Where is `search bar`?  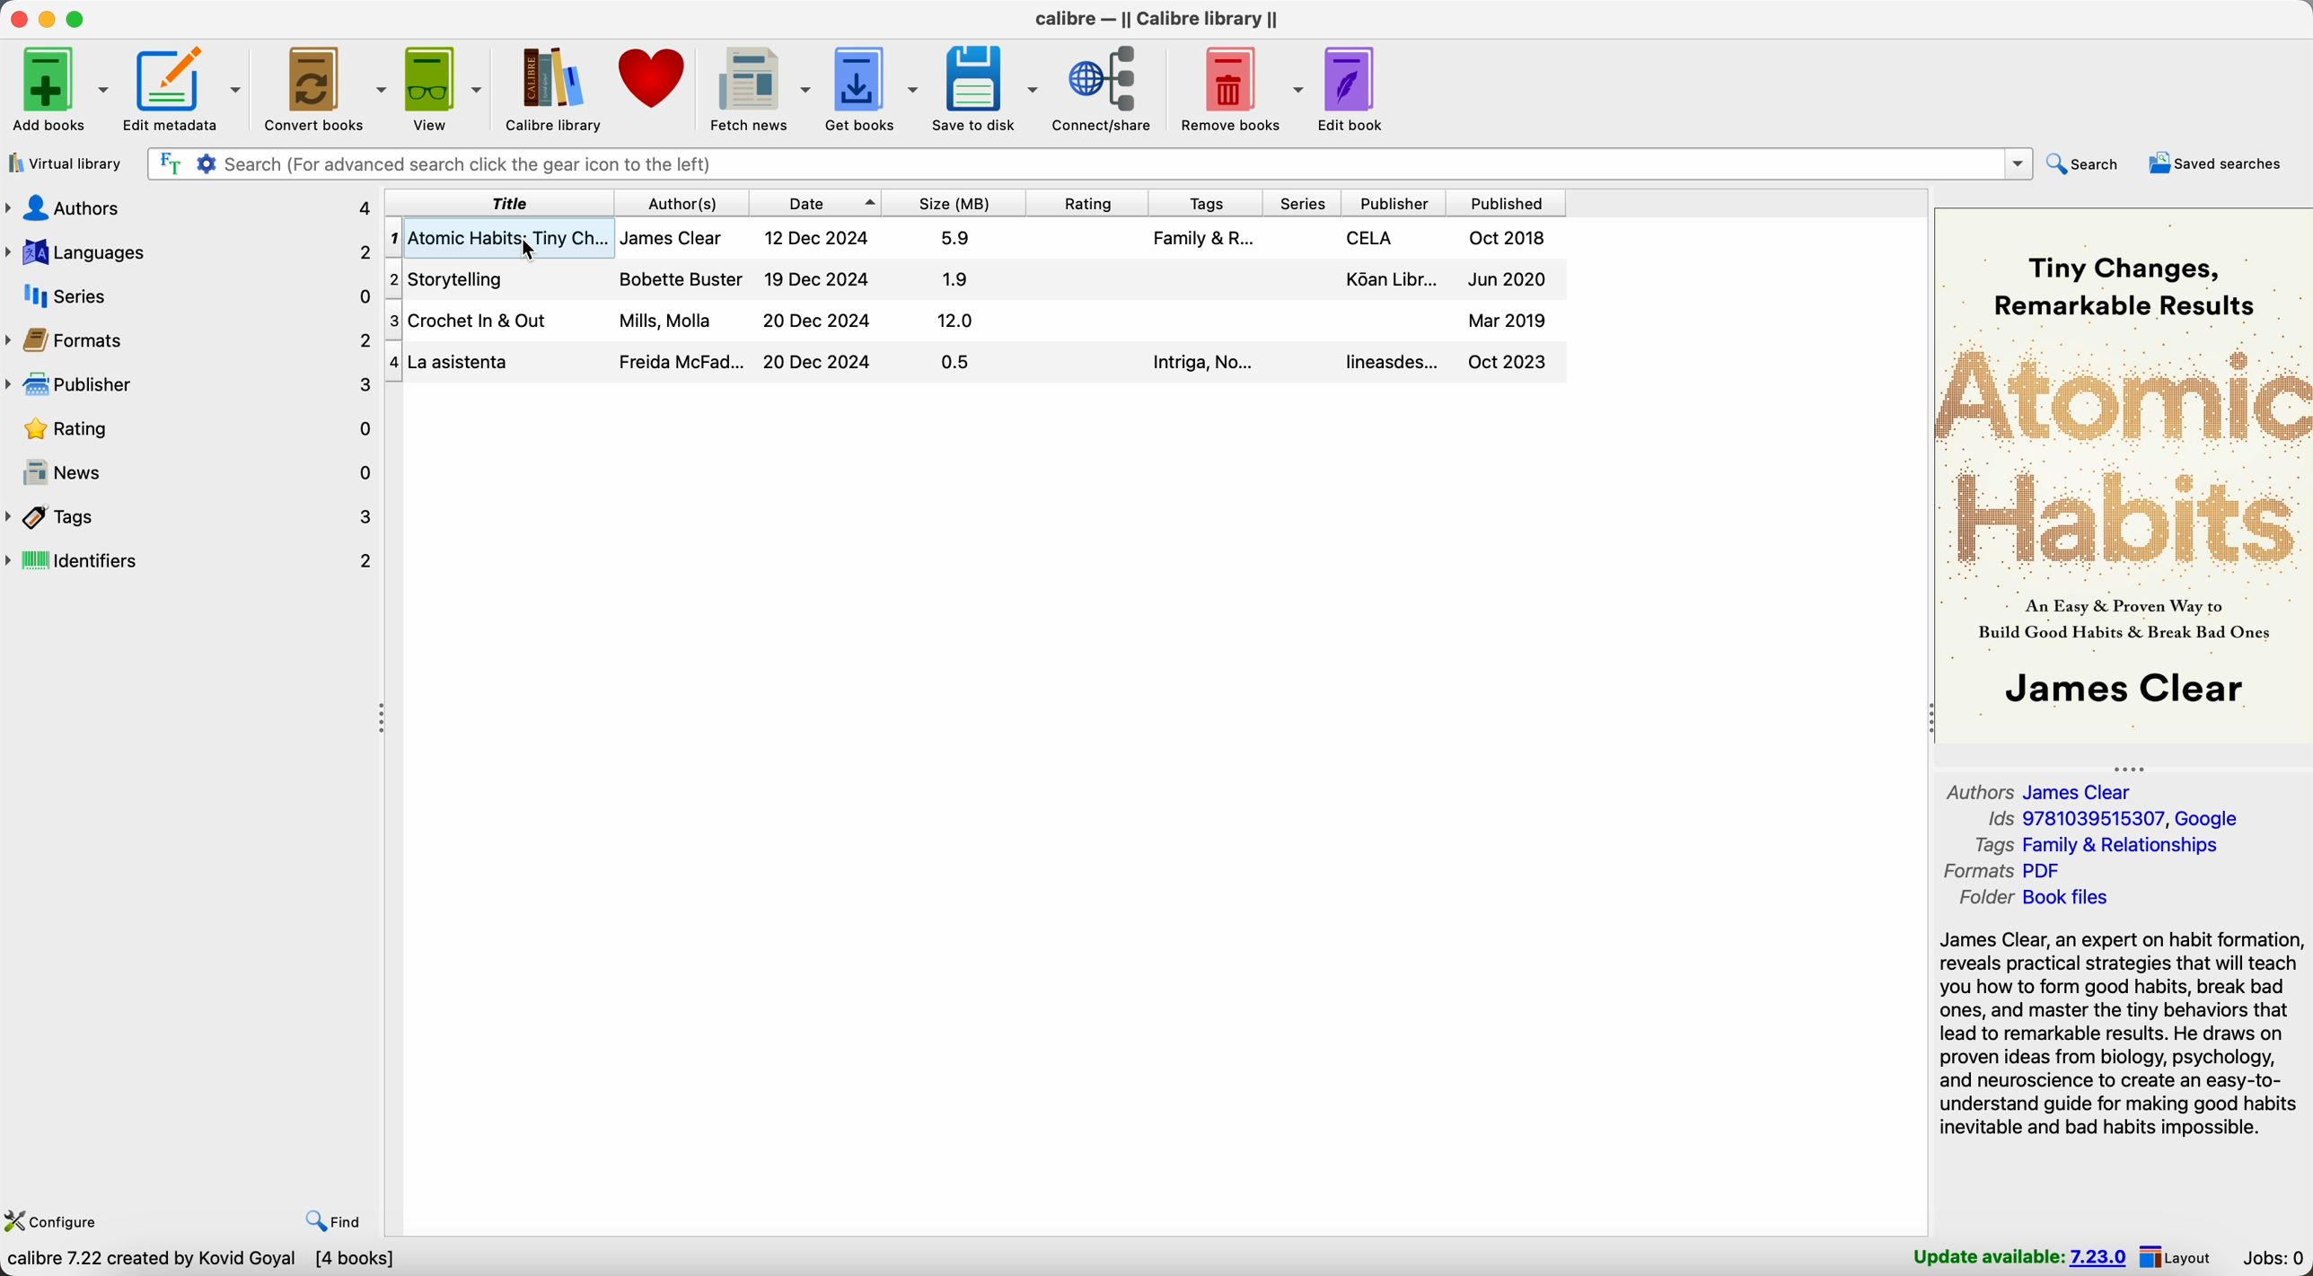 search bar is located at coordinates (1086, 163).